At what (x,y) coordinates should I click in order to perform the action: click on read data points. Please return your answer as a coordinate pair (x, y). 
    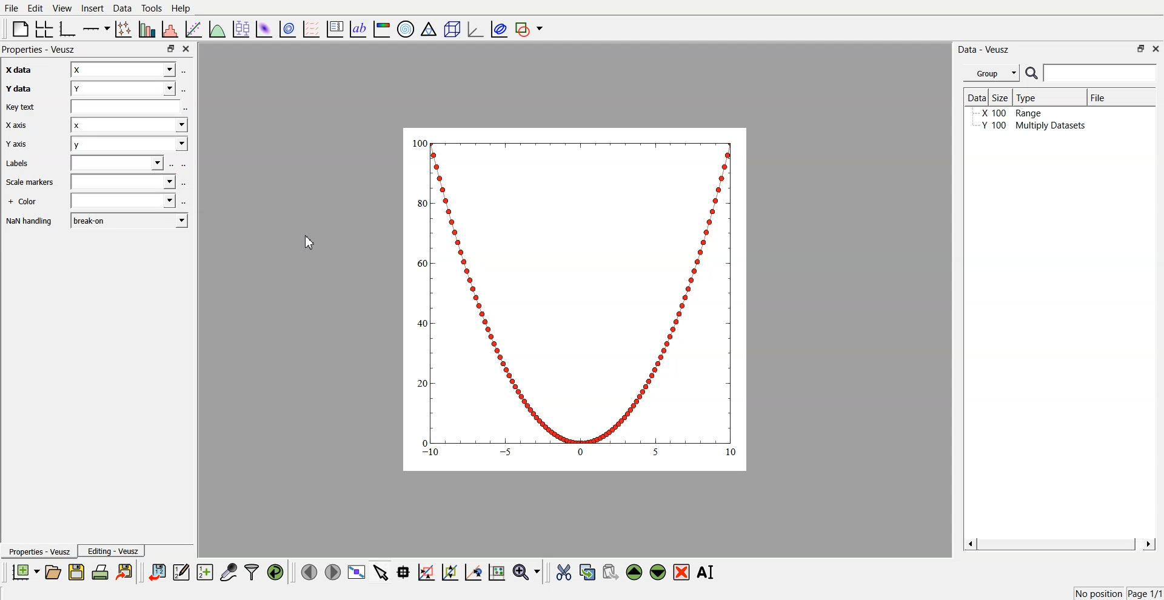
    Looking at the image, I should click on (403, 572).